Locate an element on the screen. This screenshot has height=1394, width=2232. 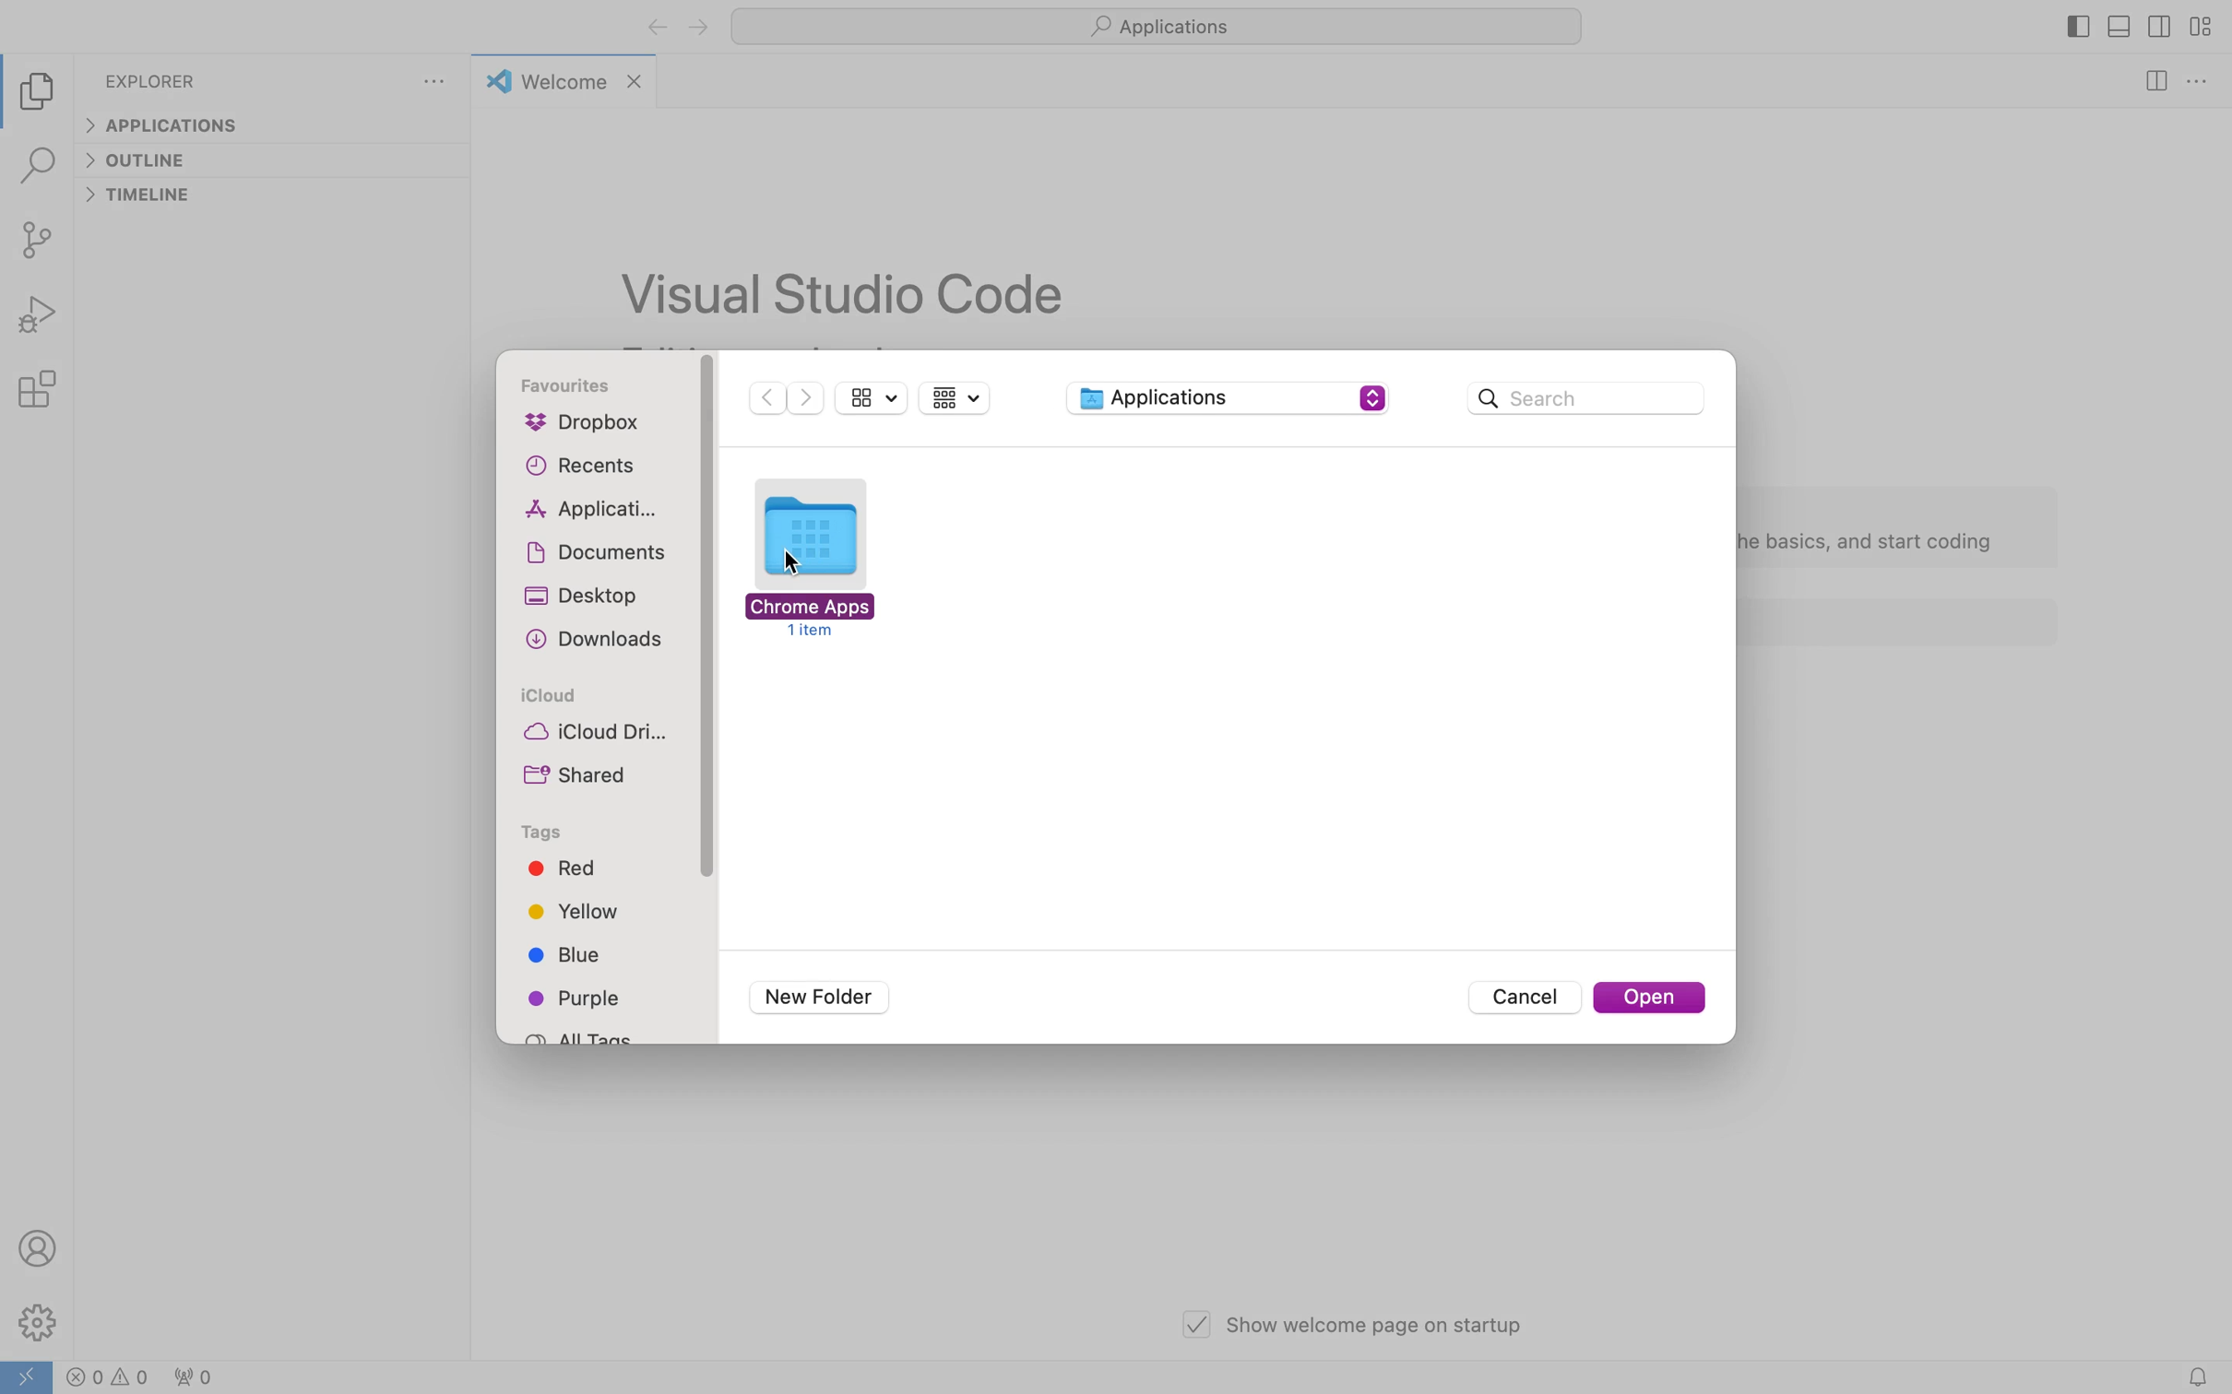
customise layout is located at coordinates (2199, 29).